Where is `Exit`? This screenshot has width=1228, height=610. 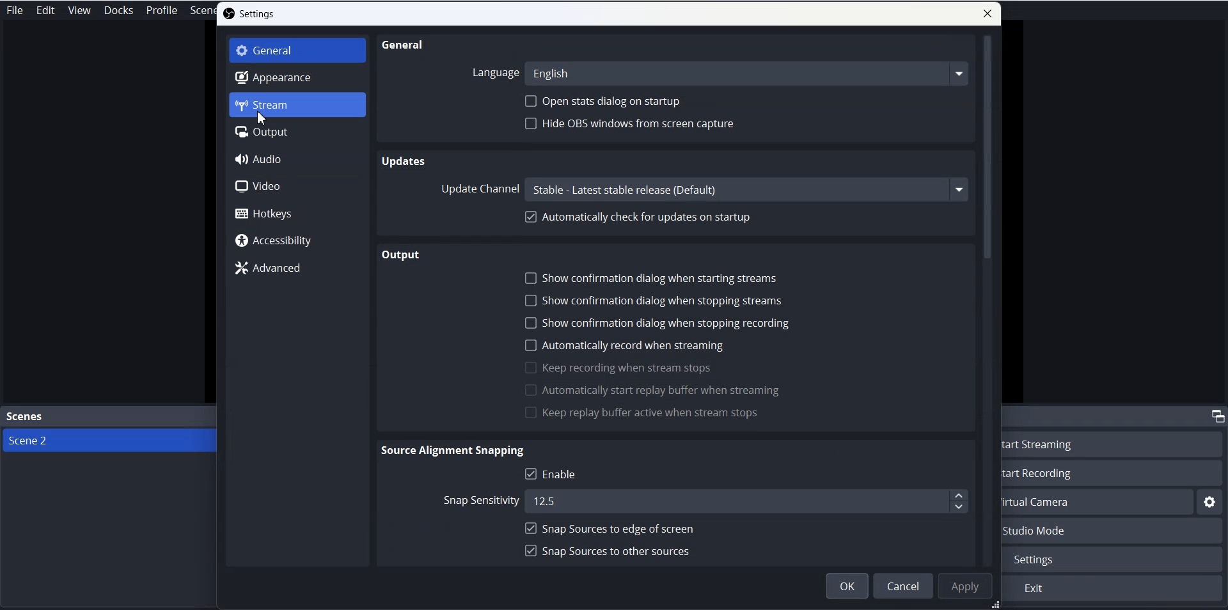
Exit is located at coordinates (1114, 589).